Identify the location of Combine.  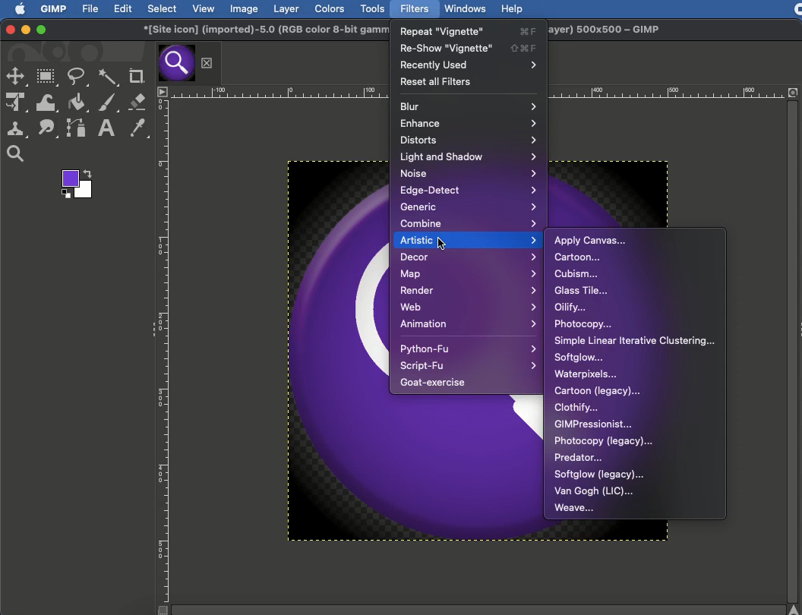
(469, 223).